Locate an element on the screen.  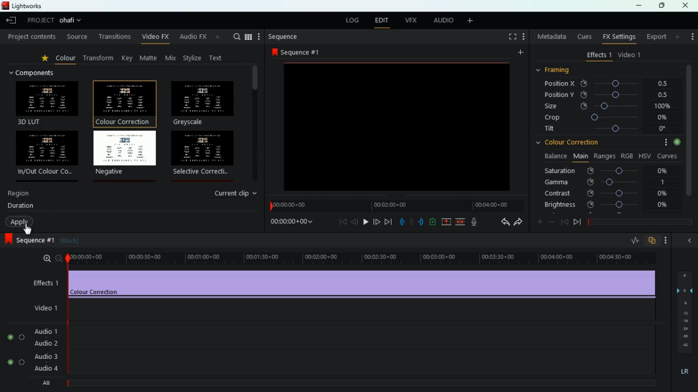
video 1 is located at coordinates (46, 309).